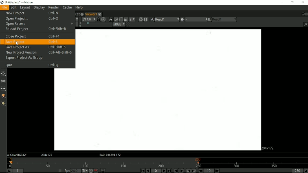 The image size is (308, 173). I want to click on Scale image, so click(104, 20).